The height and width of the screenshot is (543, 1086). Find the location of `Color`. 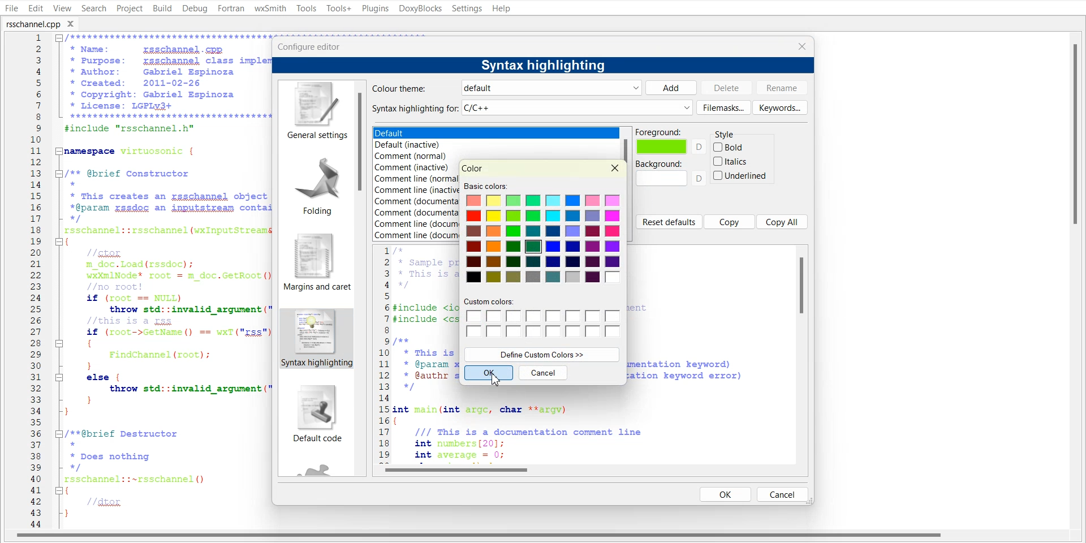

Color is located at coordinates (473, 168).